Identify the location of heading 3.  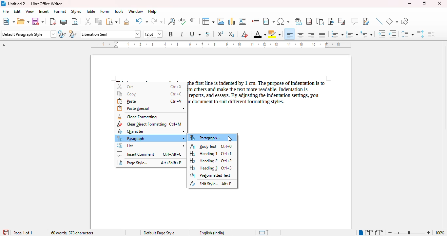
(210, 168).